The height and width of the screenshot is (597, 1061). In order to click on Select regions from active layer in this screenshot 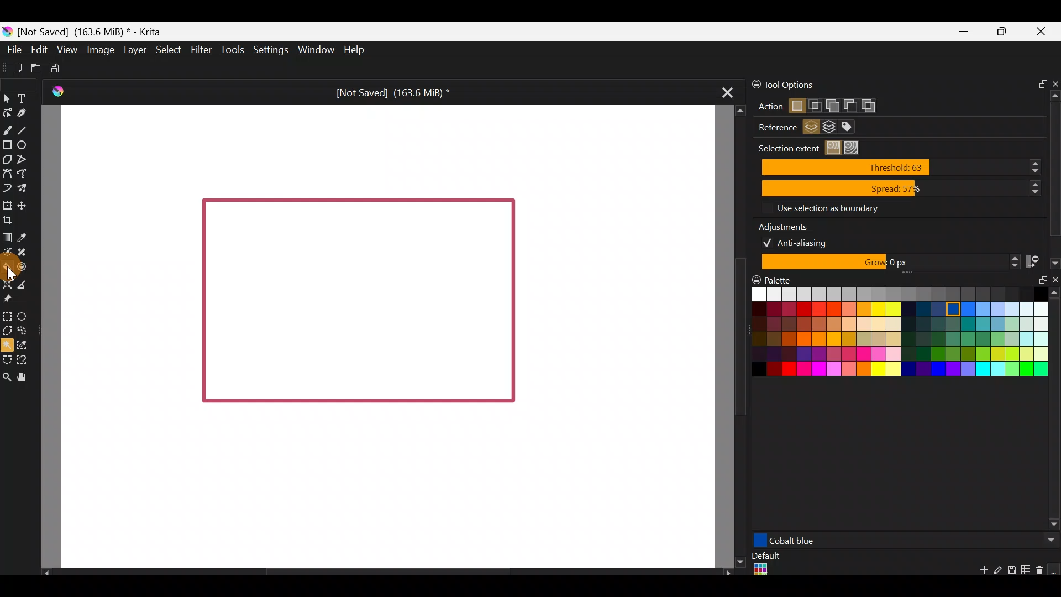, I will do `click(811, 128)`.